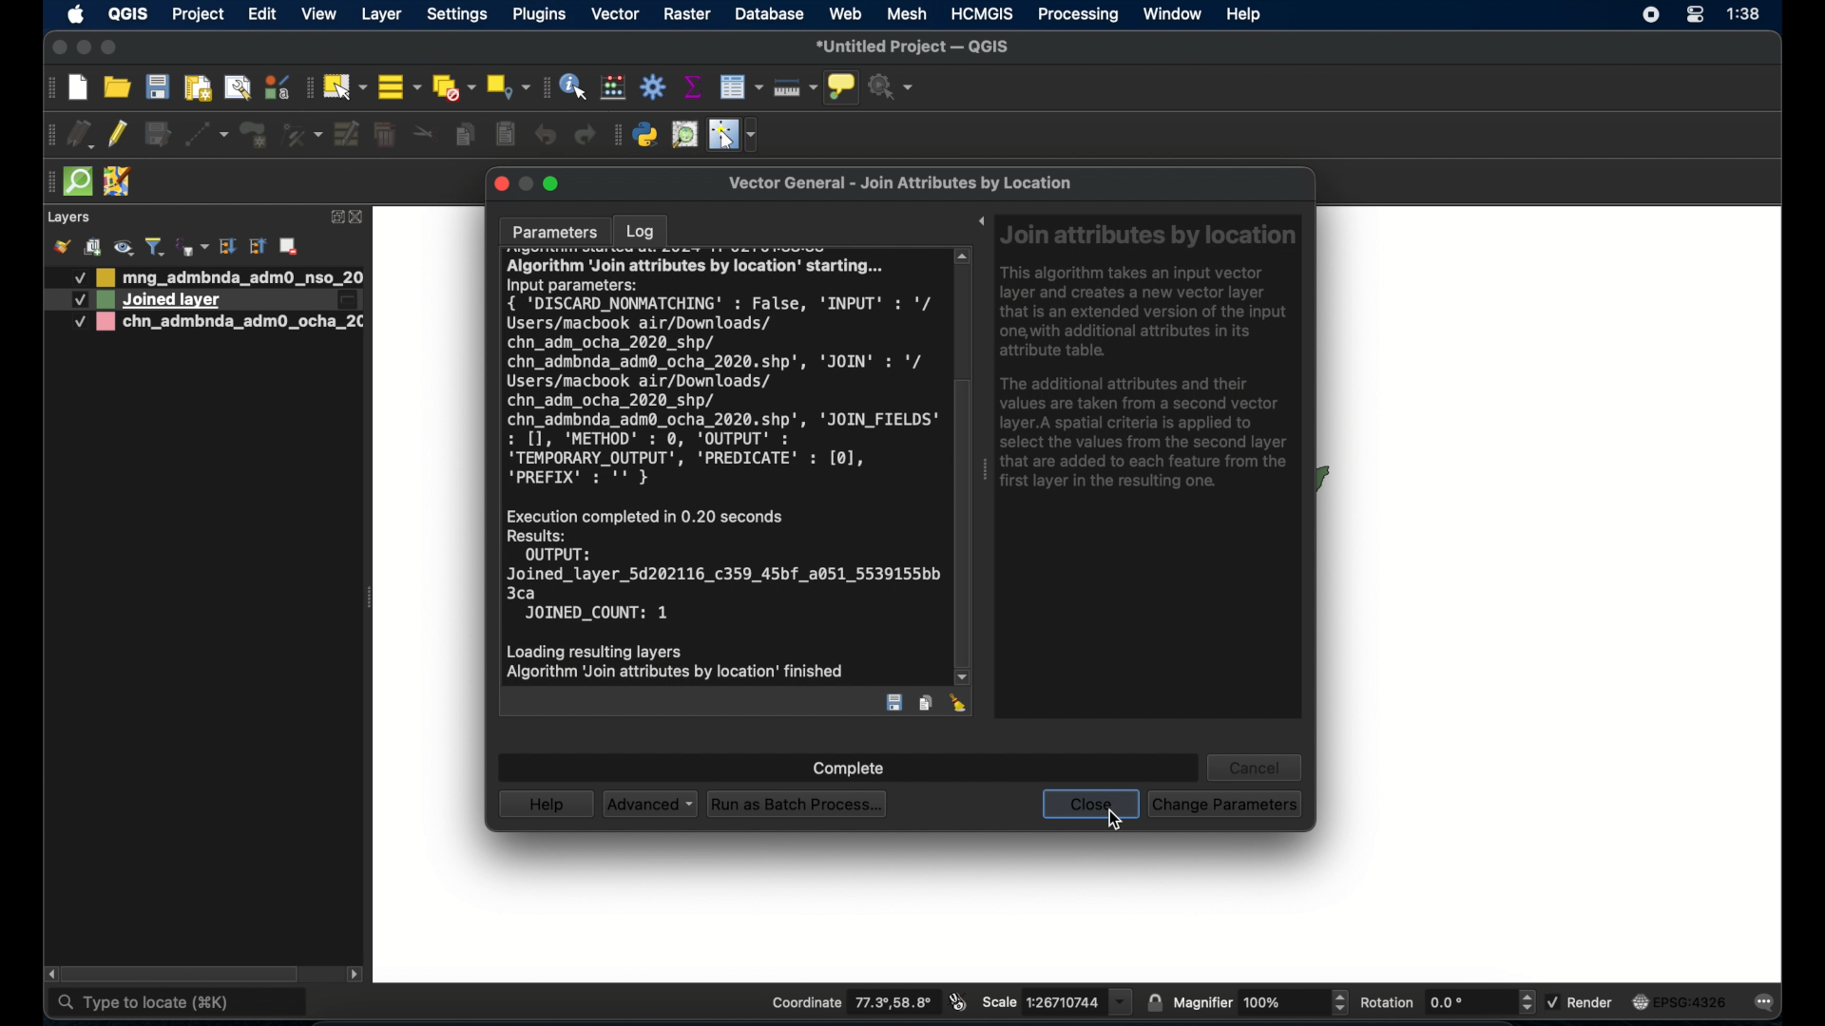 Image resolution: width=1825 pixels, height=1026 pixels. I want to click on Join attributes by location
This algorithm takes an input vector
layer and creates a new vector layer
that is an extended version of the input
one, with additional attributes in its
attribute table.

The additional attributes and their
values are taken from a second vector
layer.A spatial criteria is applied to
select the values from the second layer
that are added to each feature from the
first layer in the resulting one., so click(1150, 362).